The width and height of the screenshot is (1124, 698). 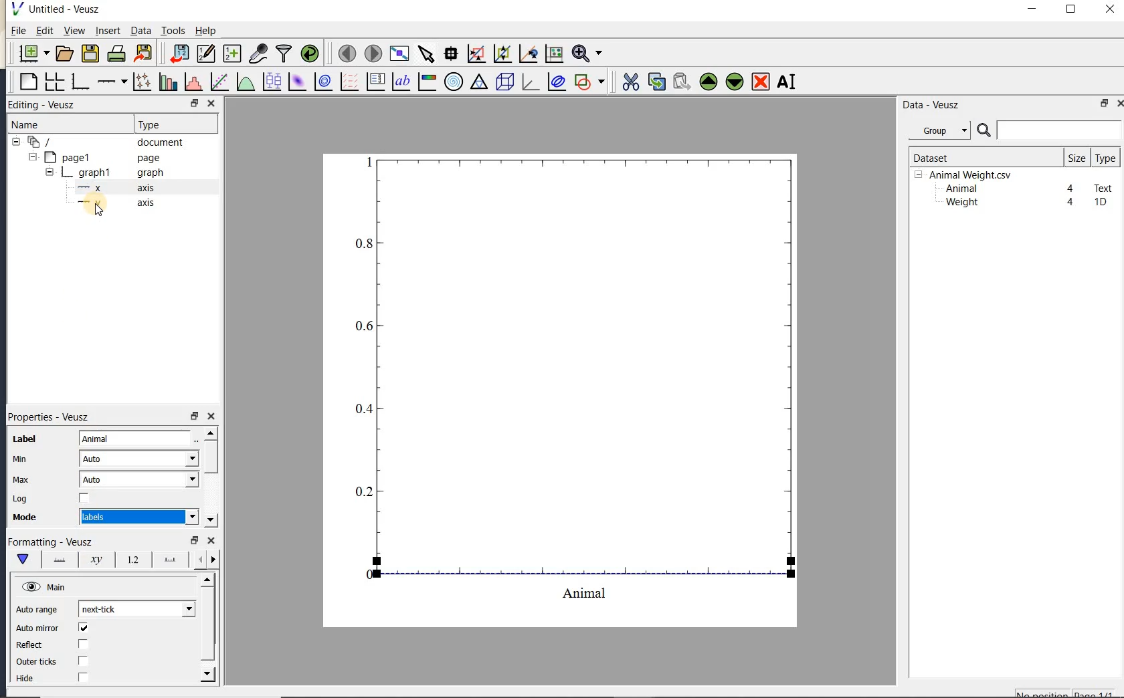 What do you see at coordinates (33, 679) in the screenshot?
I see `hide` at bounding box center [33, 679].